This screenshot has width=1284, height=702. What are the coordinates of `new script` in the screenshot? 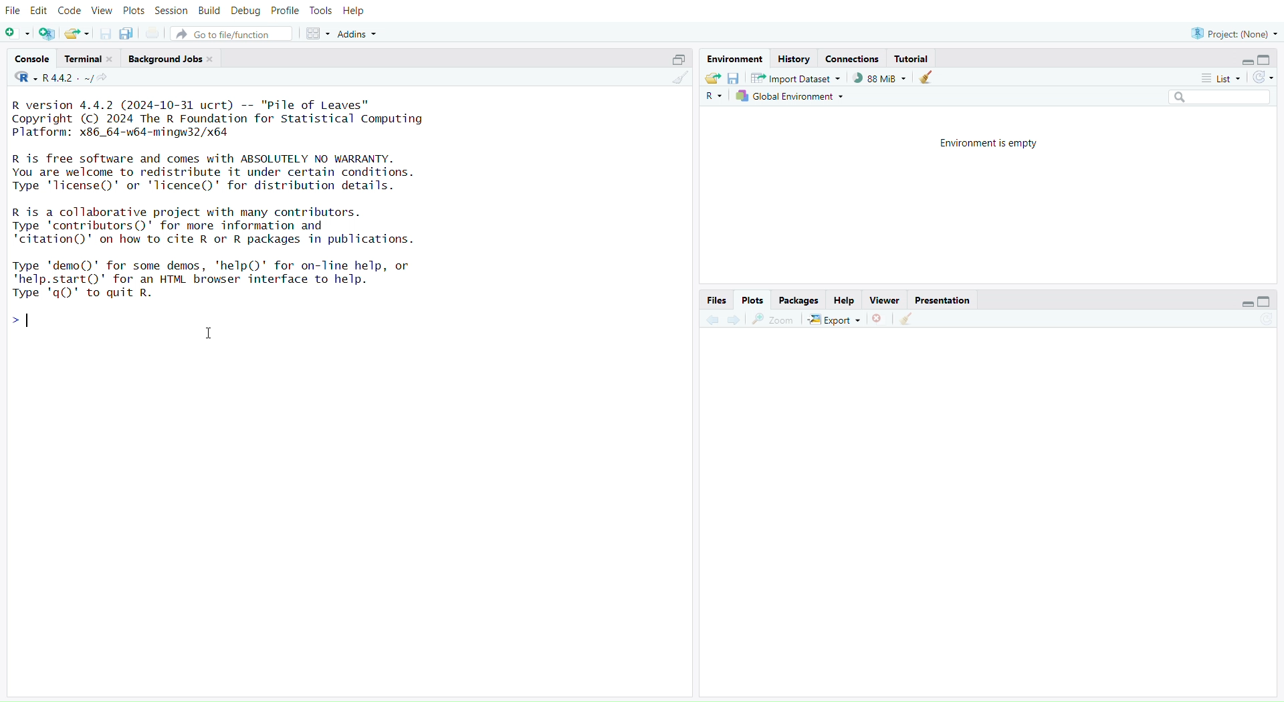 It's located at (17, 33).